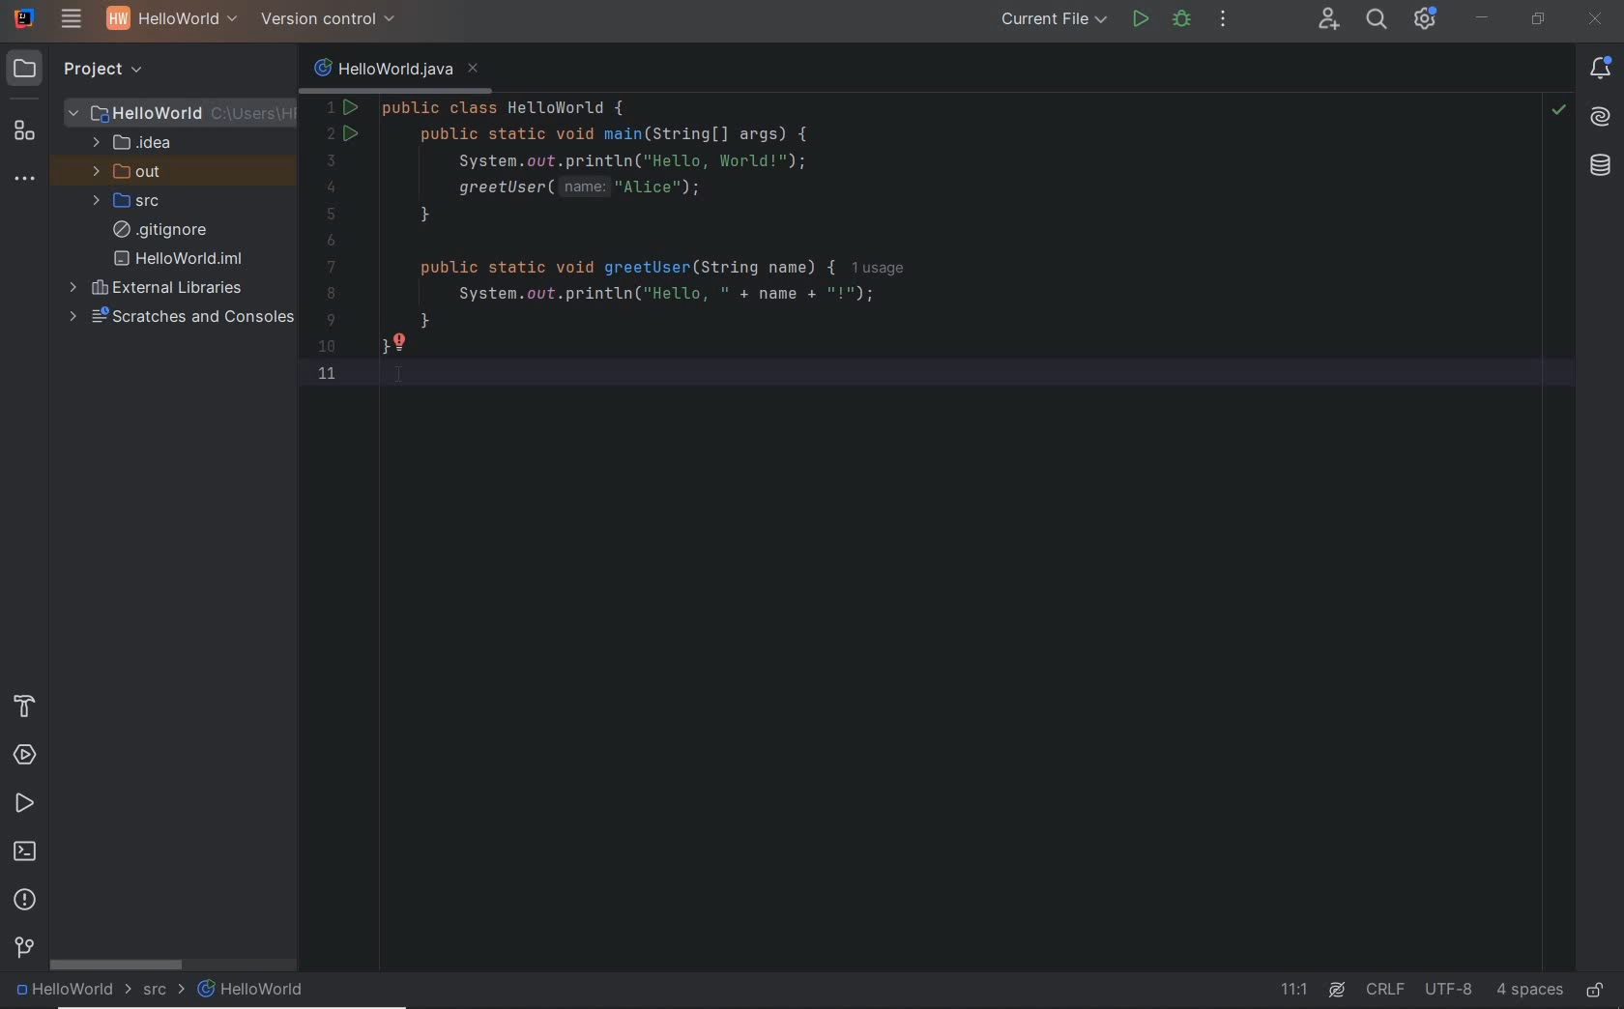 The height and width of the screenshot is (1009, 1624). Describe the element at coordinates (1294, 990) in the screenshot. I see `11.1(go to line)` at that location.